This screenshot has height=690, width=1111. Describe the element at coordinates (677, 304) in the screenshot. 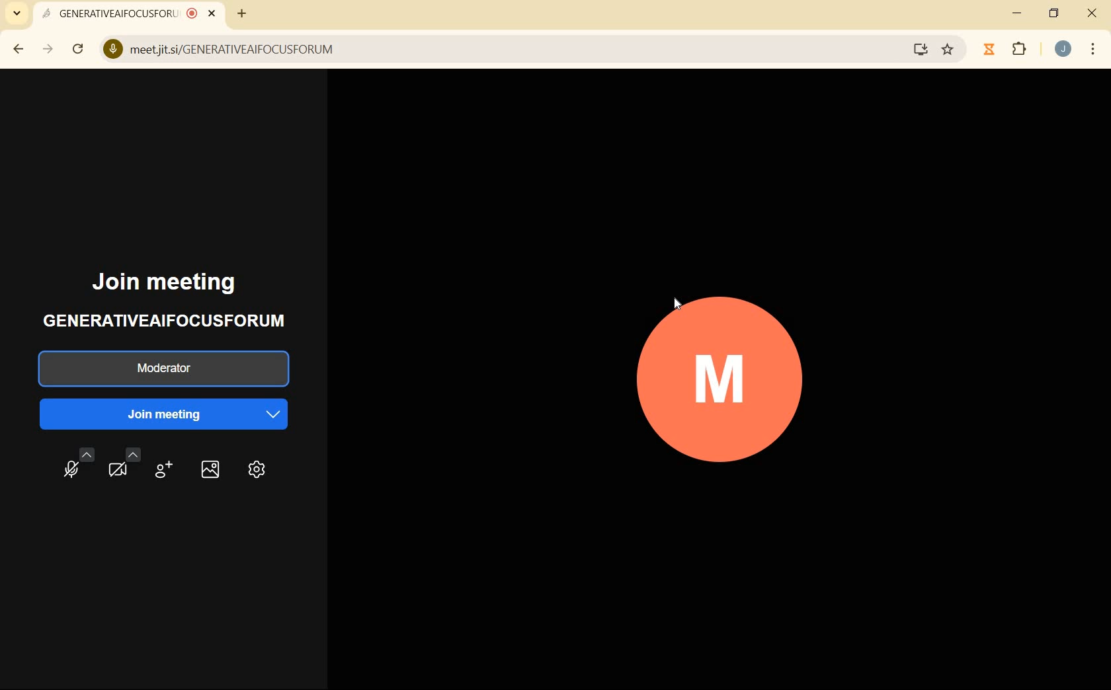

I see `cursor` at that location.